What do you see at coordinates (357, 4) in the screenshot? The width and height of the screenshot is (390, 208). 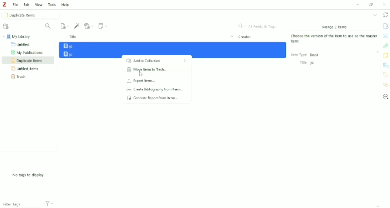 I see `Minimize` at bounding box center [357, 4].